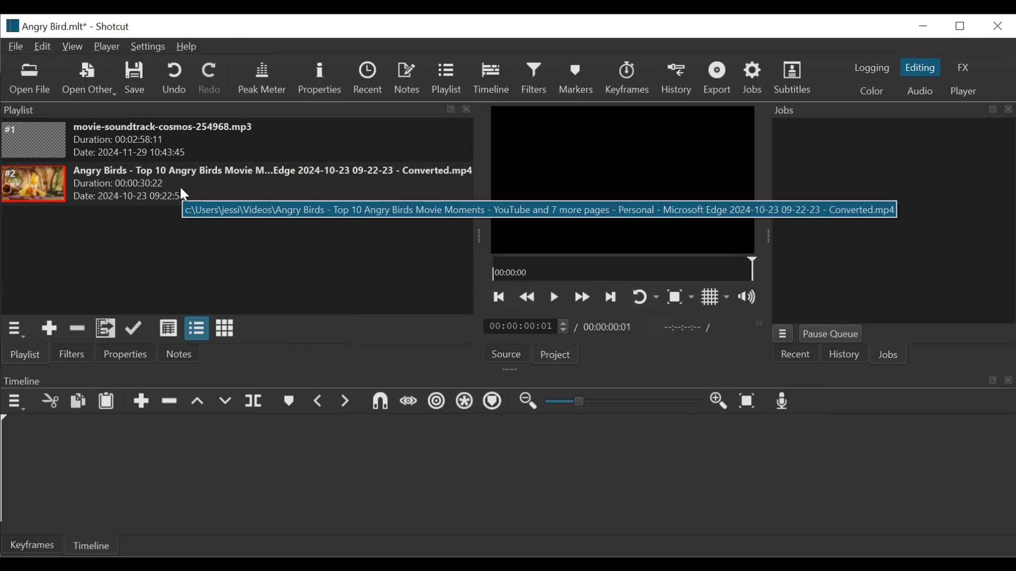 The height and width of the screenshot is (571, 1016). Describe the element at coordinates (406, 78) in the screenshot. I see `Notes` at that location.